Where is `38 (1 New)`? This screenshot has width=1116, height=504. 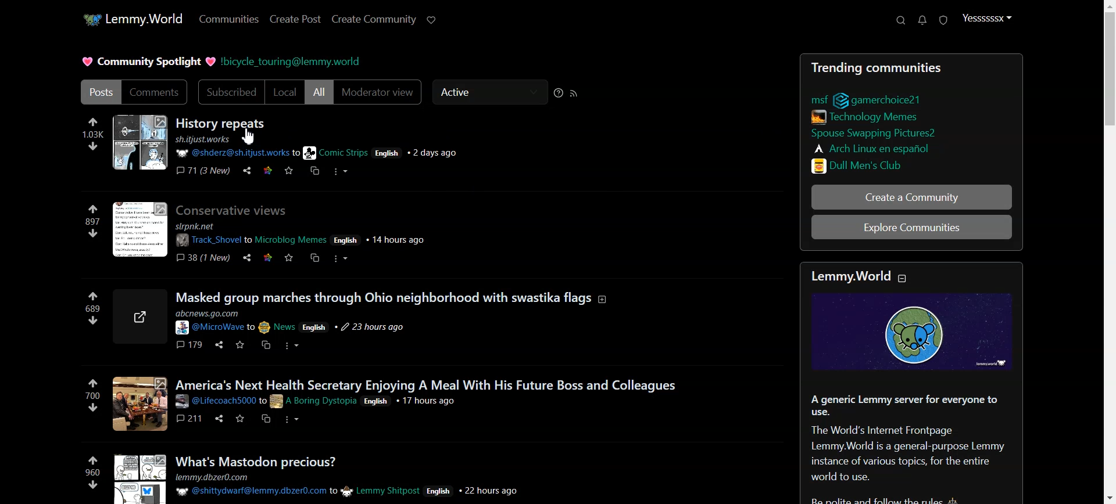 38 (1 New) is located at coordinates (203, 258).